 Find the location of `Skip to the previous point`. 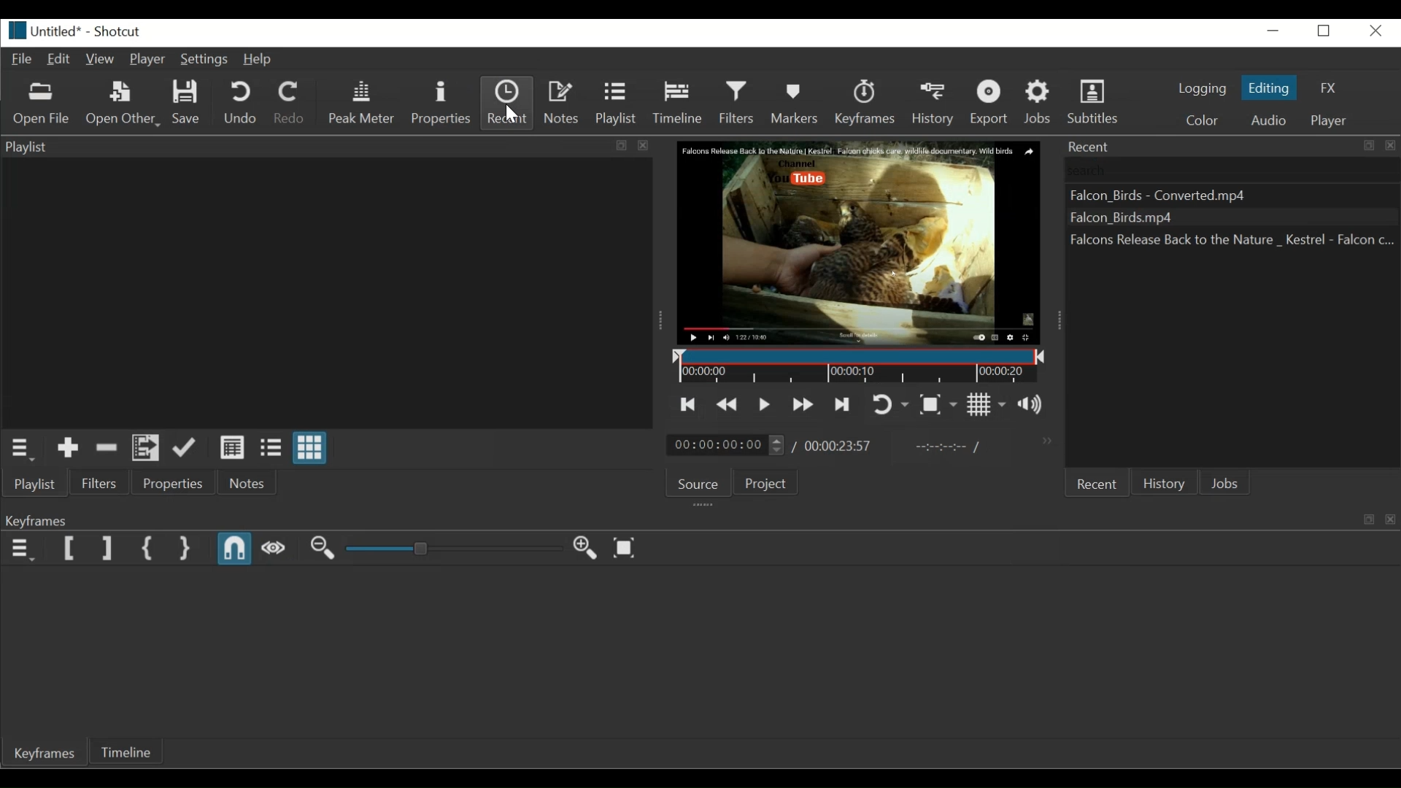

Skip to the previous point is located at coordinates (687, 405).